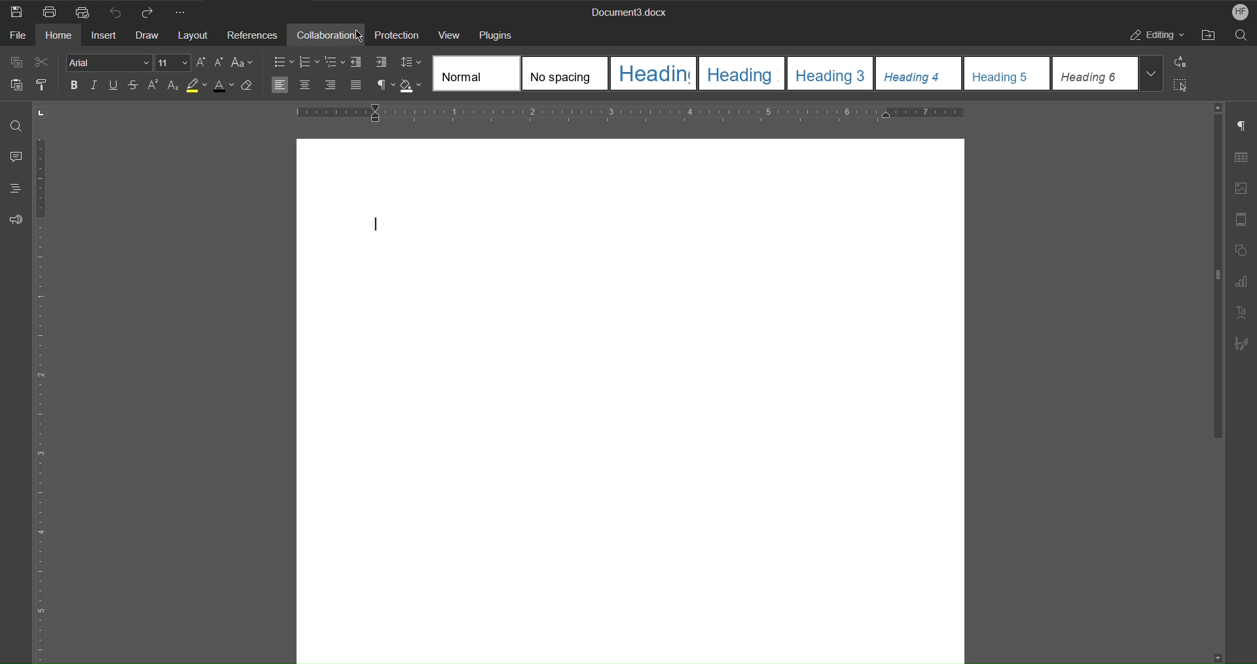 The width and height of the screenshot is (1257, 664). I want to click on Scroll bar, so click(1212, 284).